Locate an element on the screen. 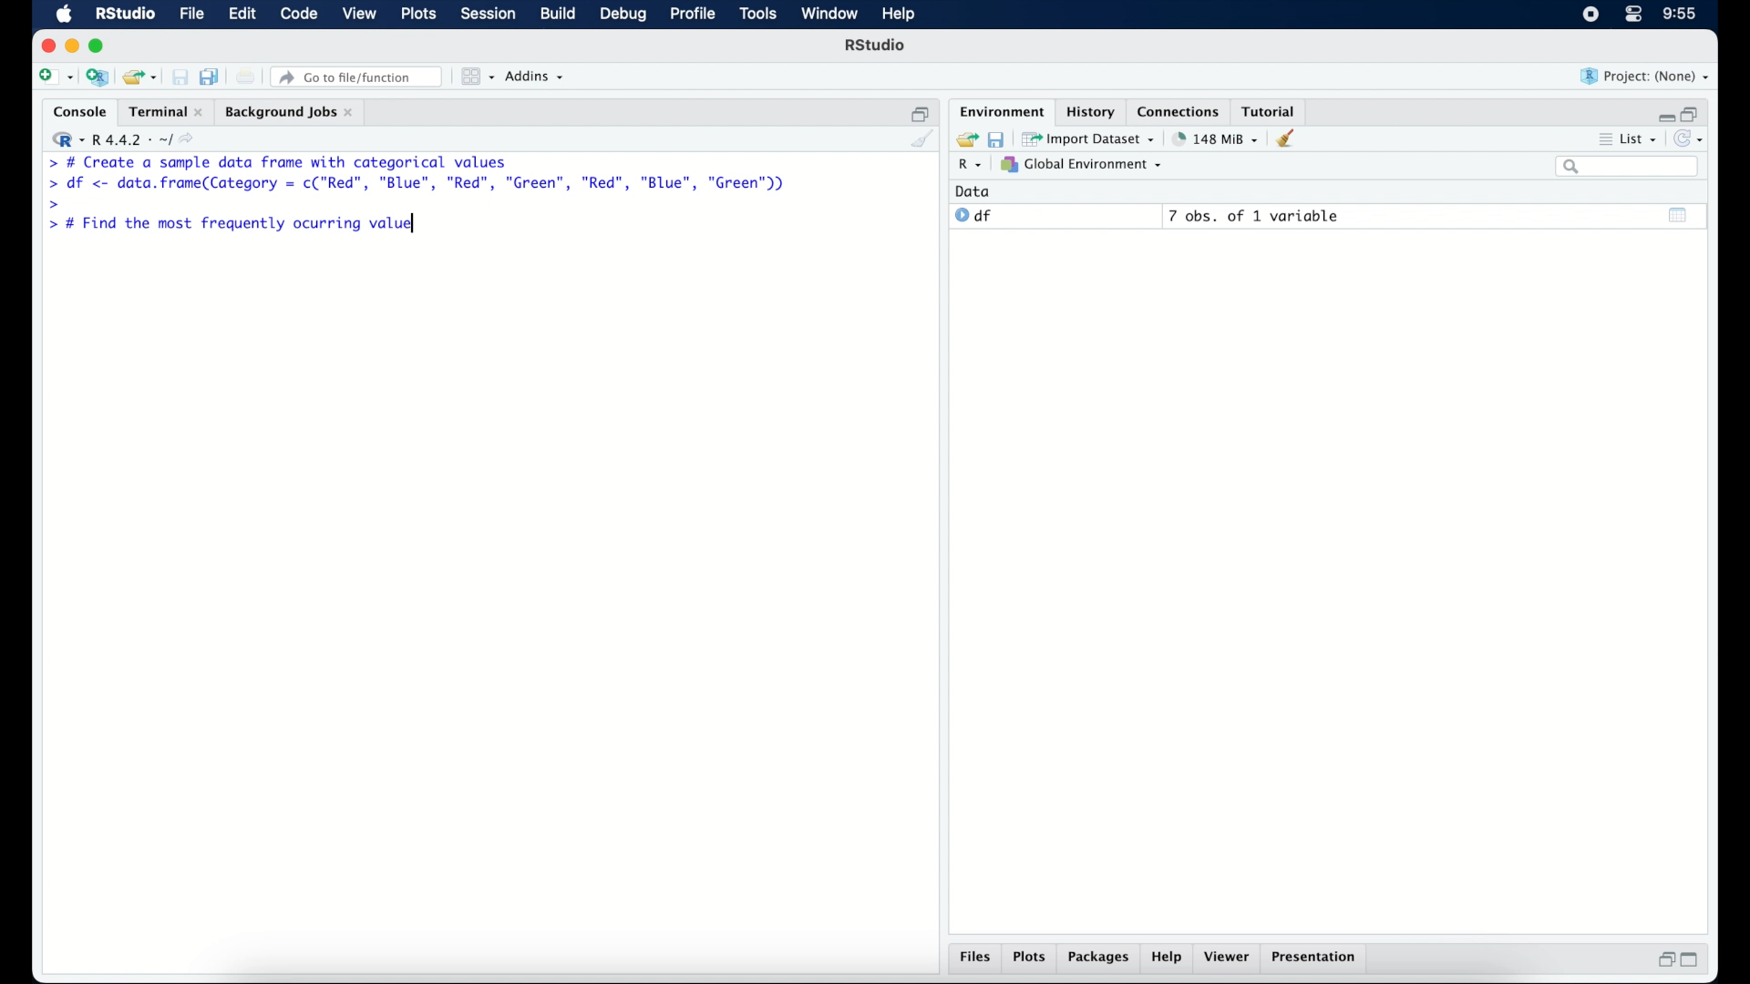  tutorial is located at coordinates (1272, 110).